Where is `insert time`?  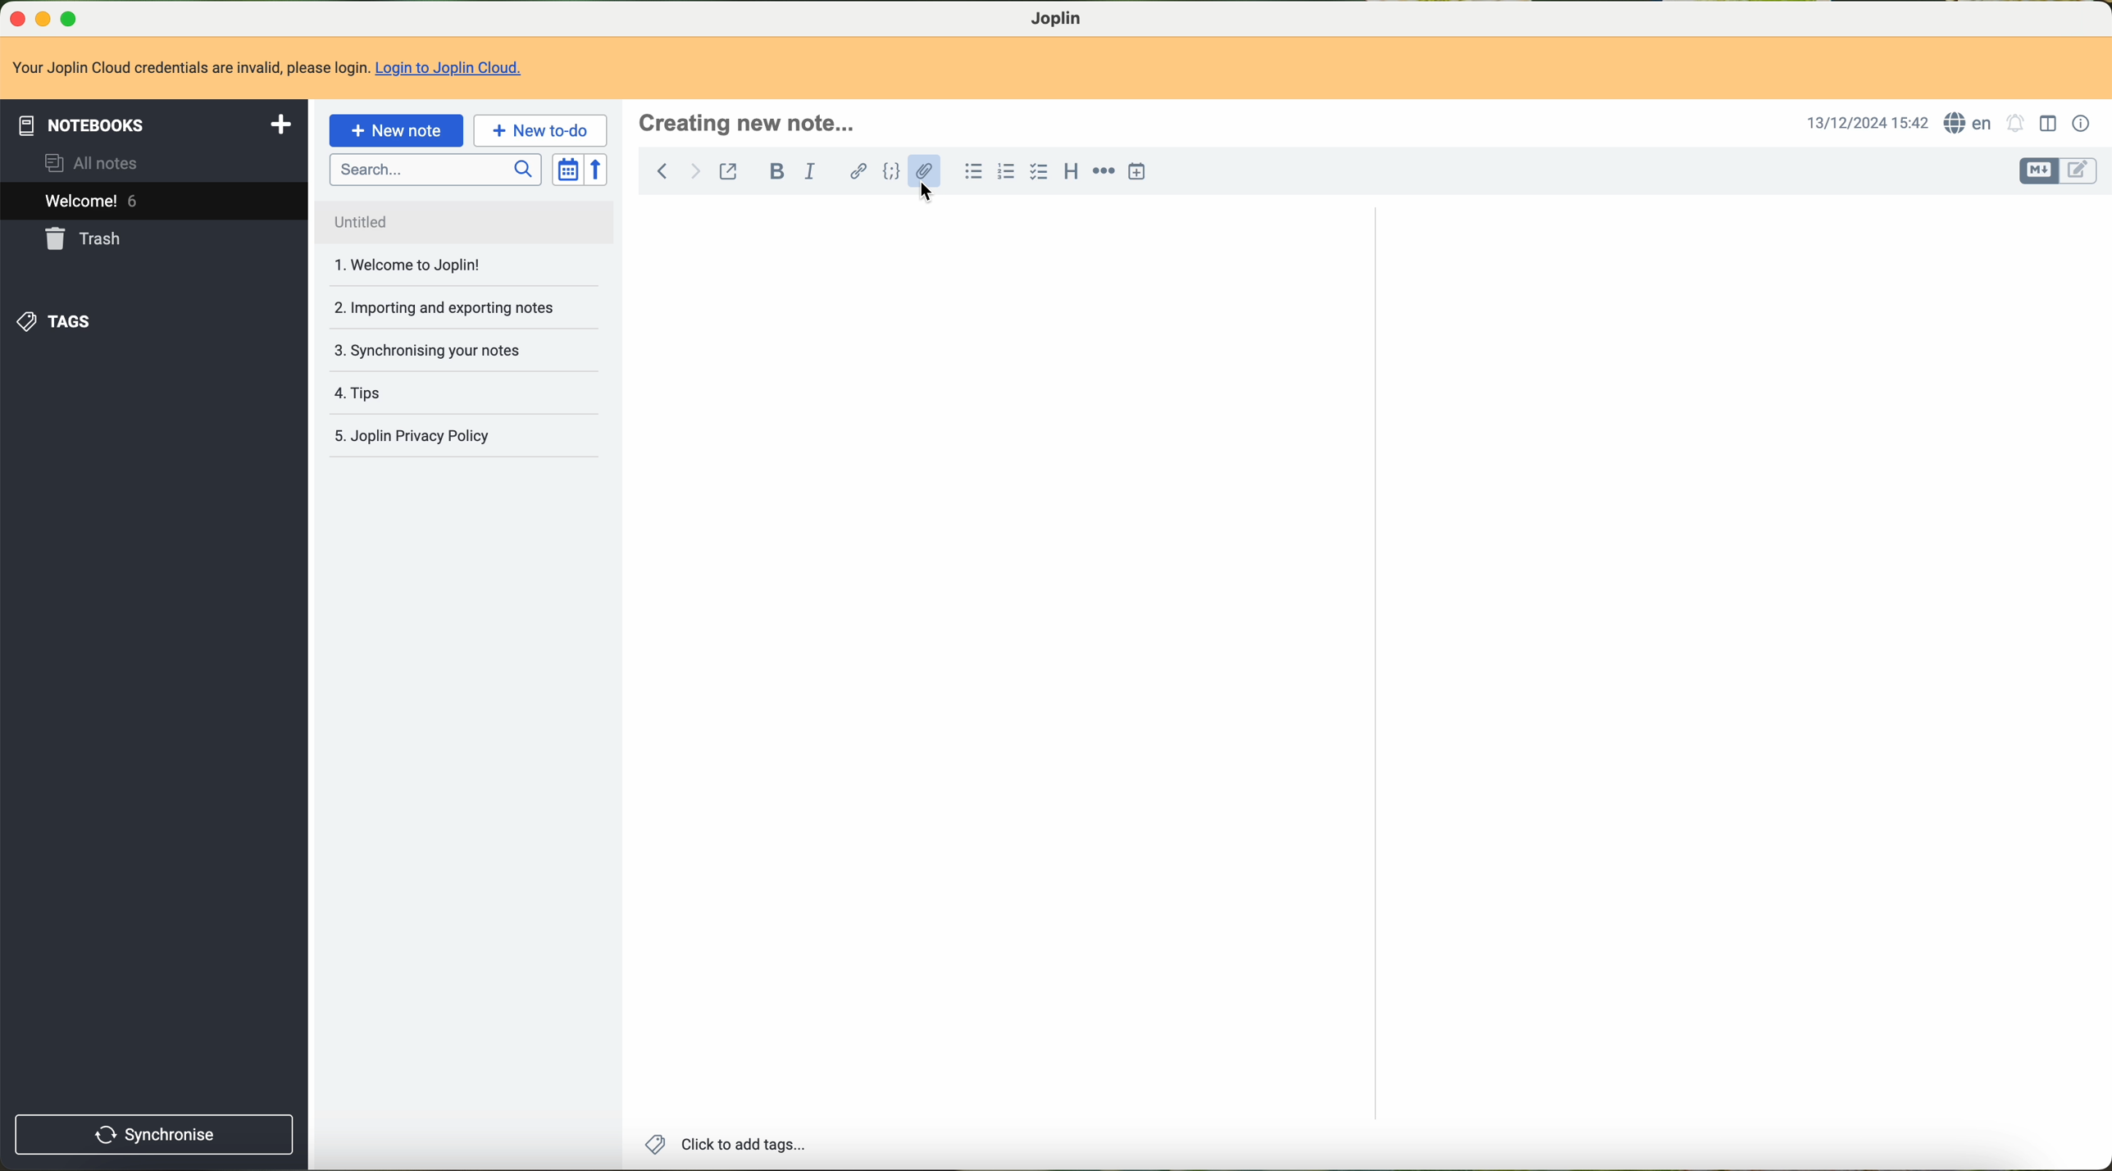 insert time is located at coordinates (1137, 174).